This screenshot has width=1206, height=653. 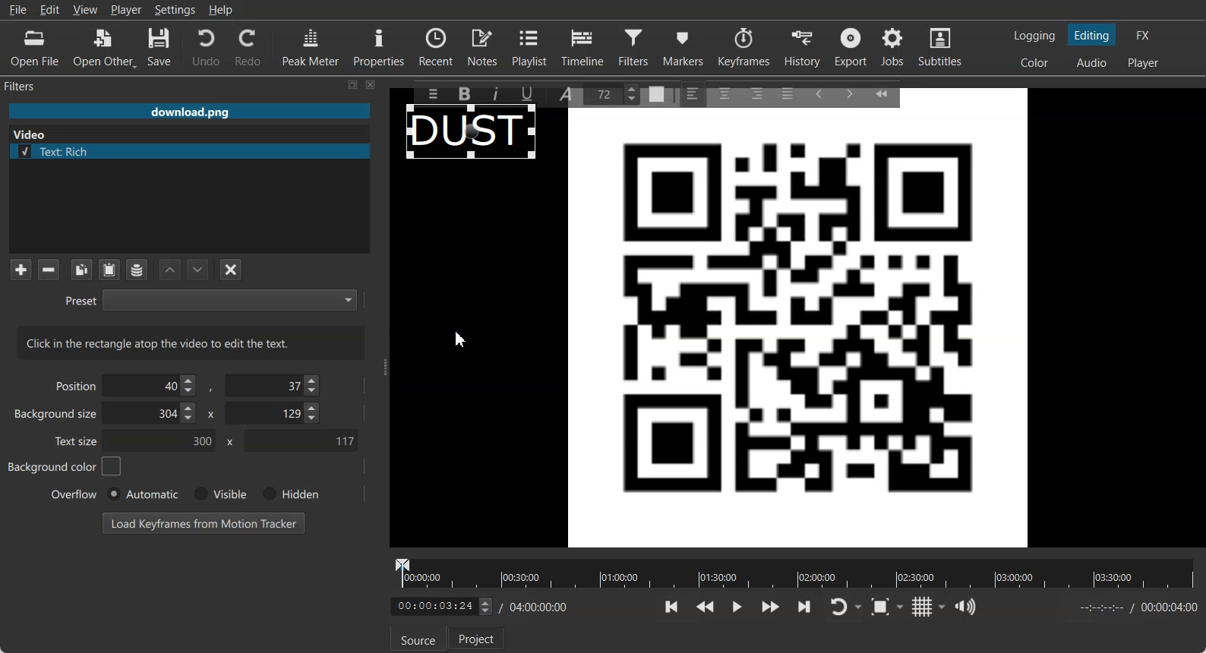 I want to click on Decrease Indent, so click(x=819, y=93).